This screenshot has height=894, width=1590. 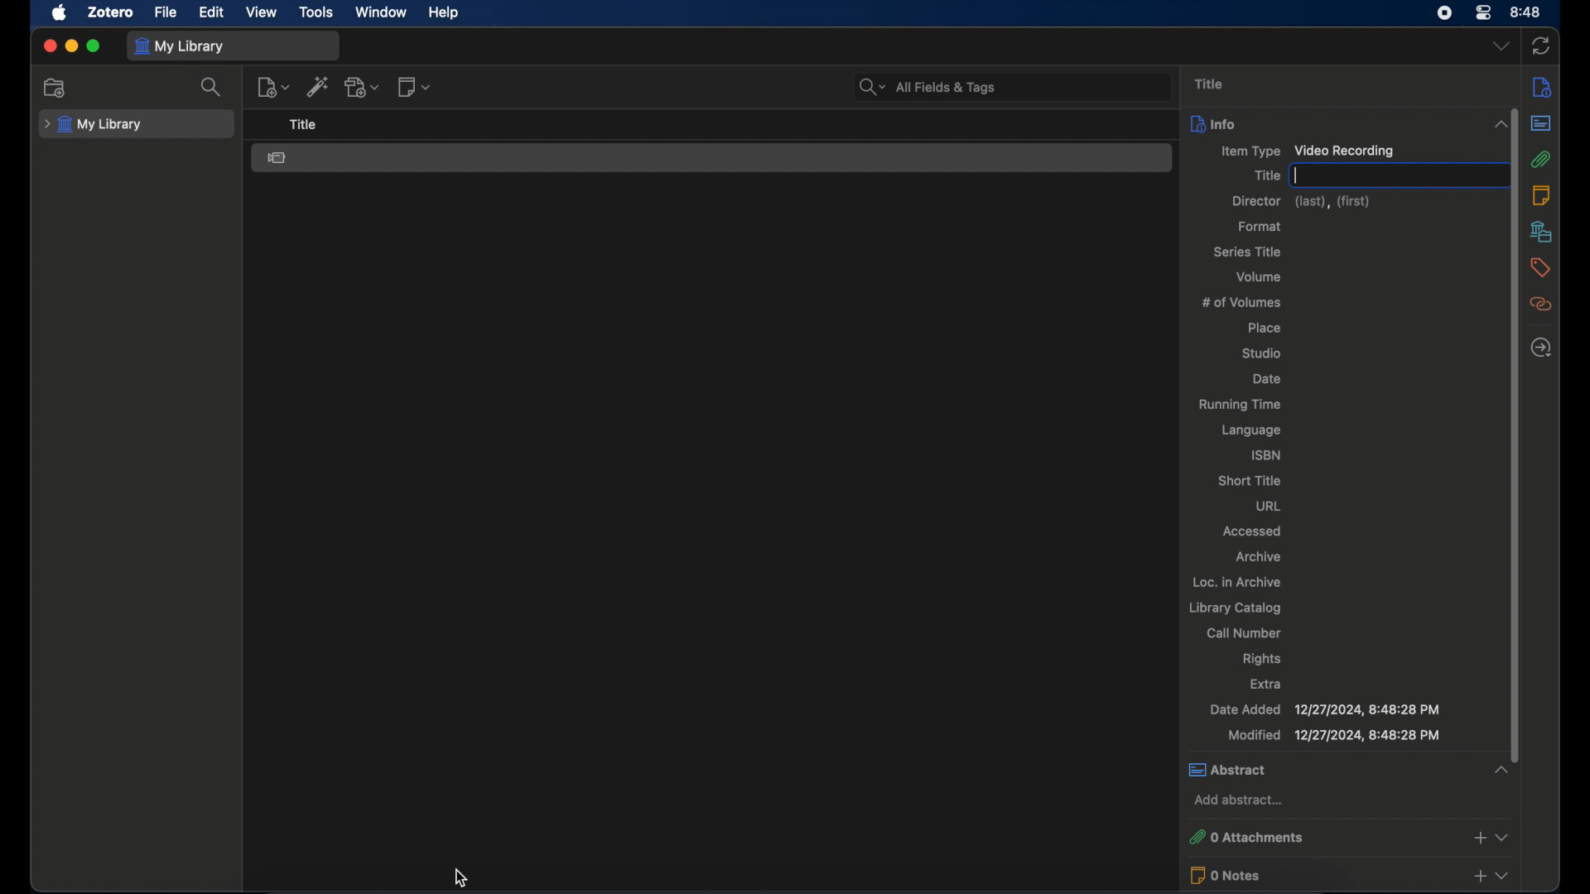 What do you see at coordinates (1241, 302) in the screenshot?
I see `no of volumes` at bounding box center [1241, 302].